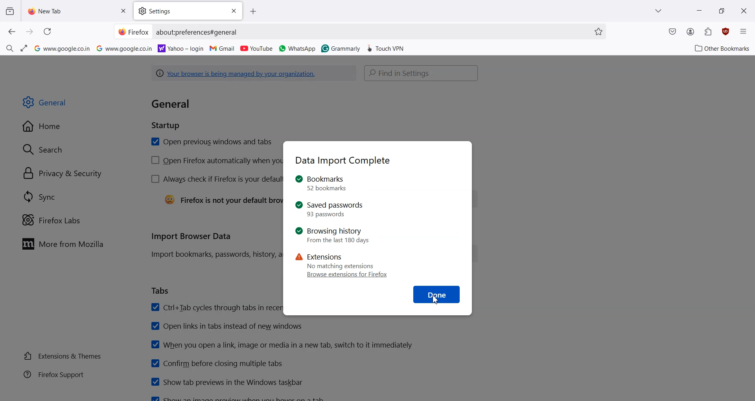  What do you see at coordinates (12, 32) in the screenshot?
I see `Go back to one page ` at bounding box center [12, 32].